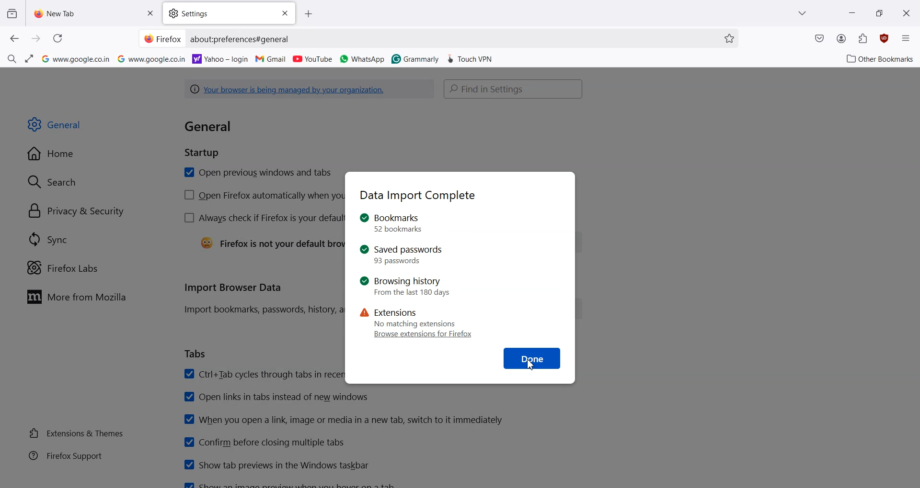 The width and height of the screenshot is (920, 488). What do you see at coordinates (877, 58) in the screenshot?
I see `Other Bookmarks` at bounding box center [877, 58].